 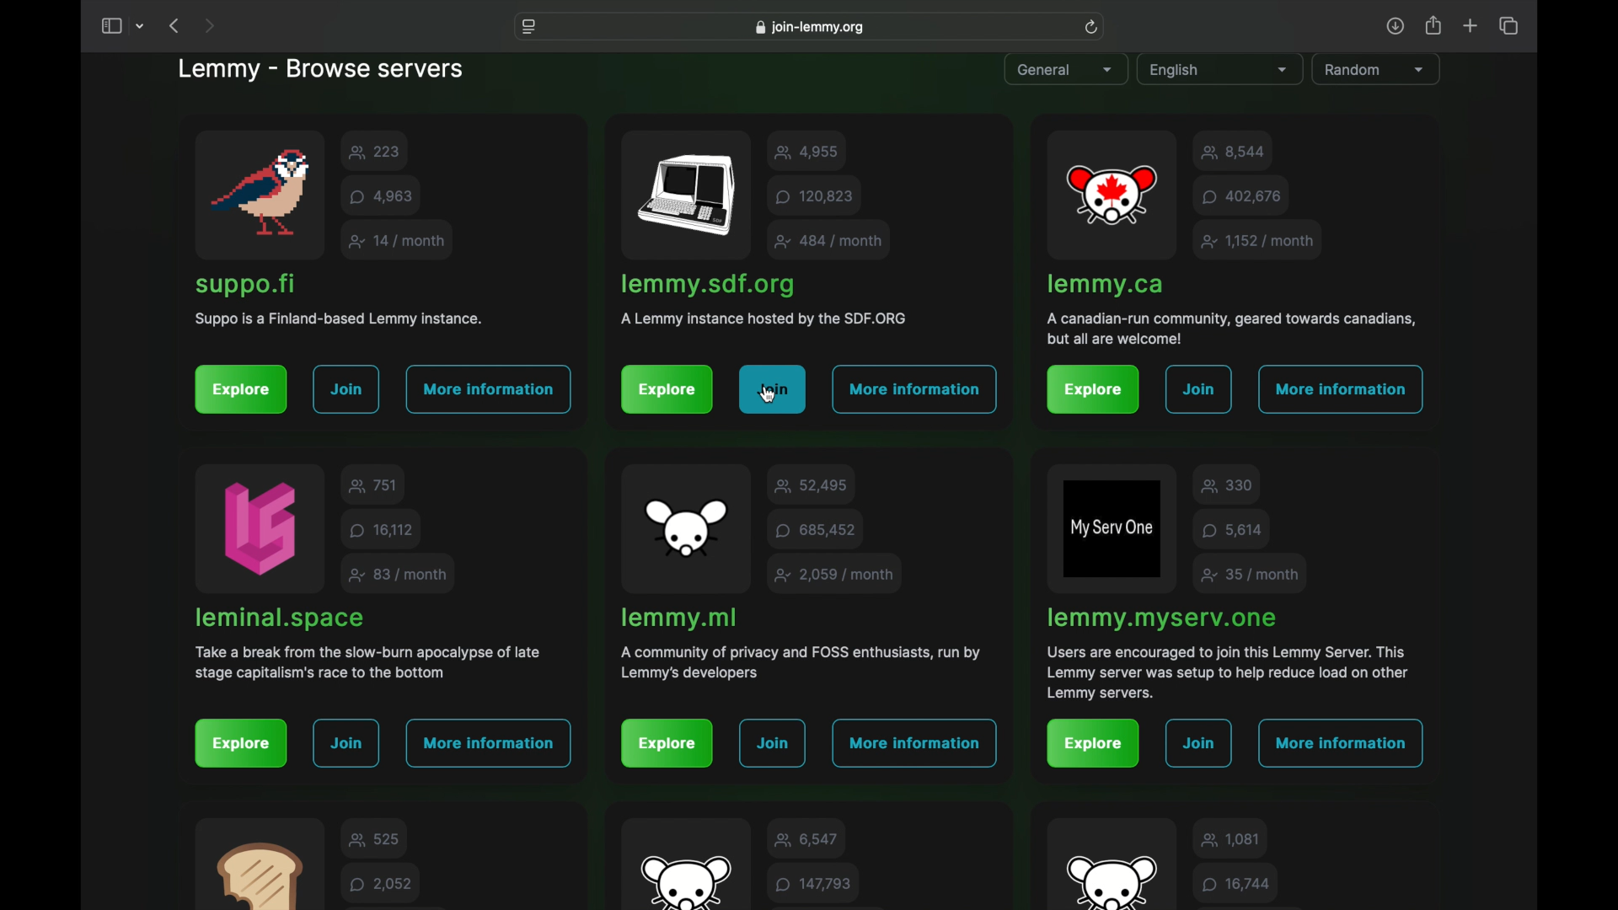 What do you see at coordinates (381, 529) in the screenshot?
I see `comments` at bounding box center [381, 529].